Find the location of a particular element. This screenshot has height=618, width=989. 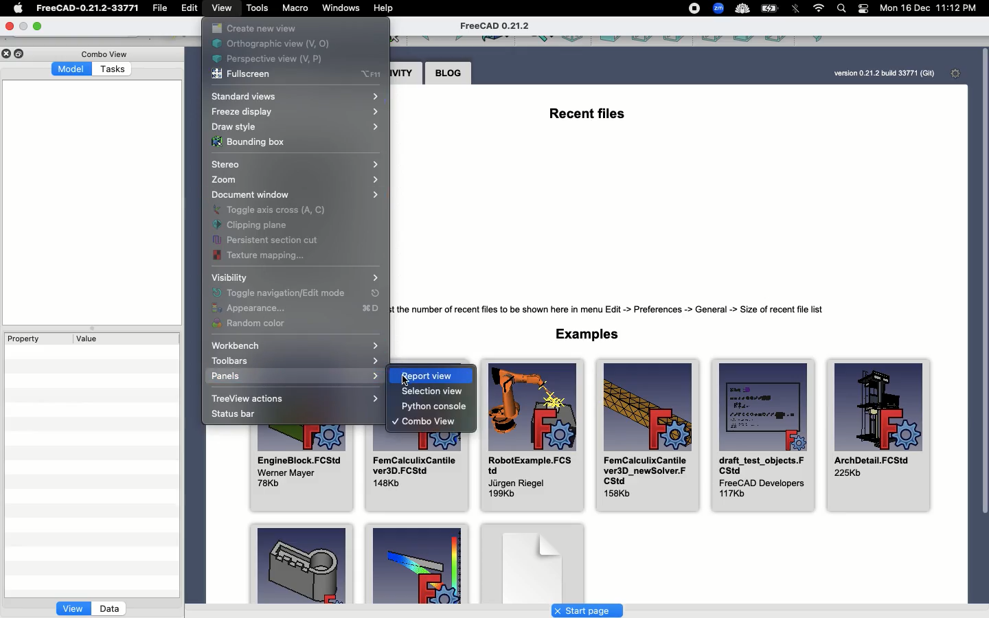

FreeCAD 0.21.2 is located at coordinates (496, 27).